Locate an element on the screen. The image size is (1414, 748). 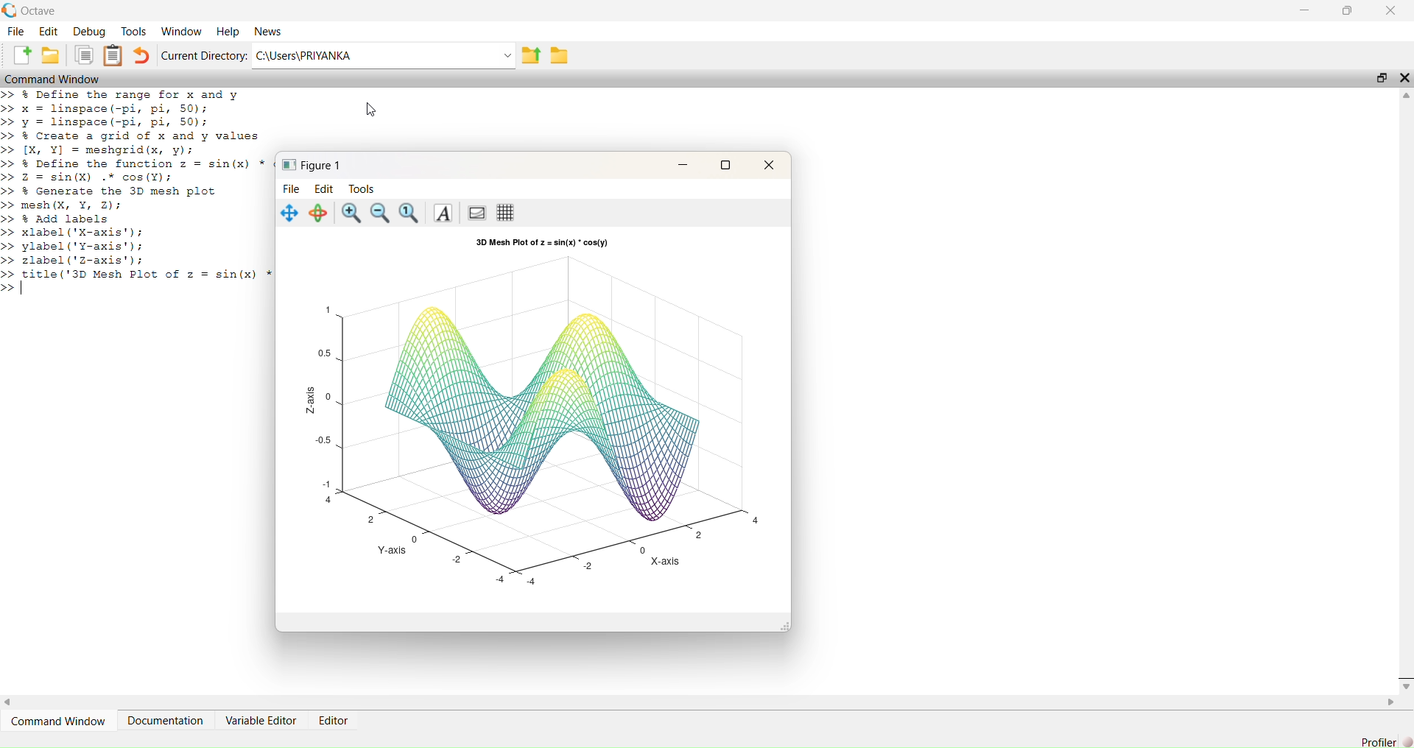
Maximize / Restore is located at coordinates (725, 160).